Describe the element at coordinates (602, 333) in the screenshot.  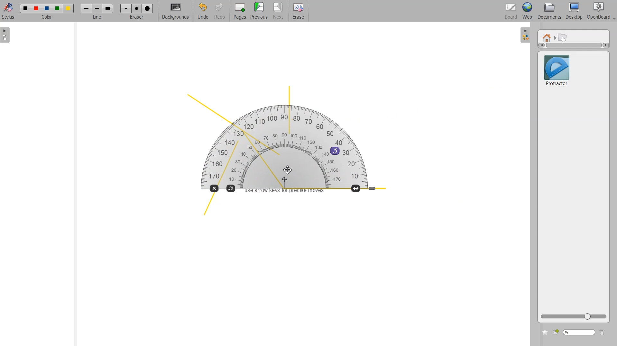
I see `Delete` at that location.